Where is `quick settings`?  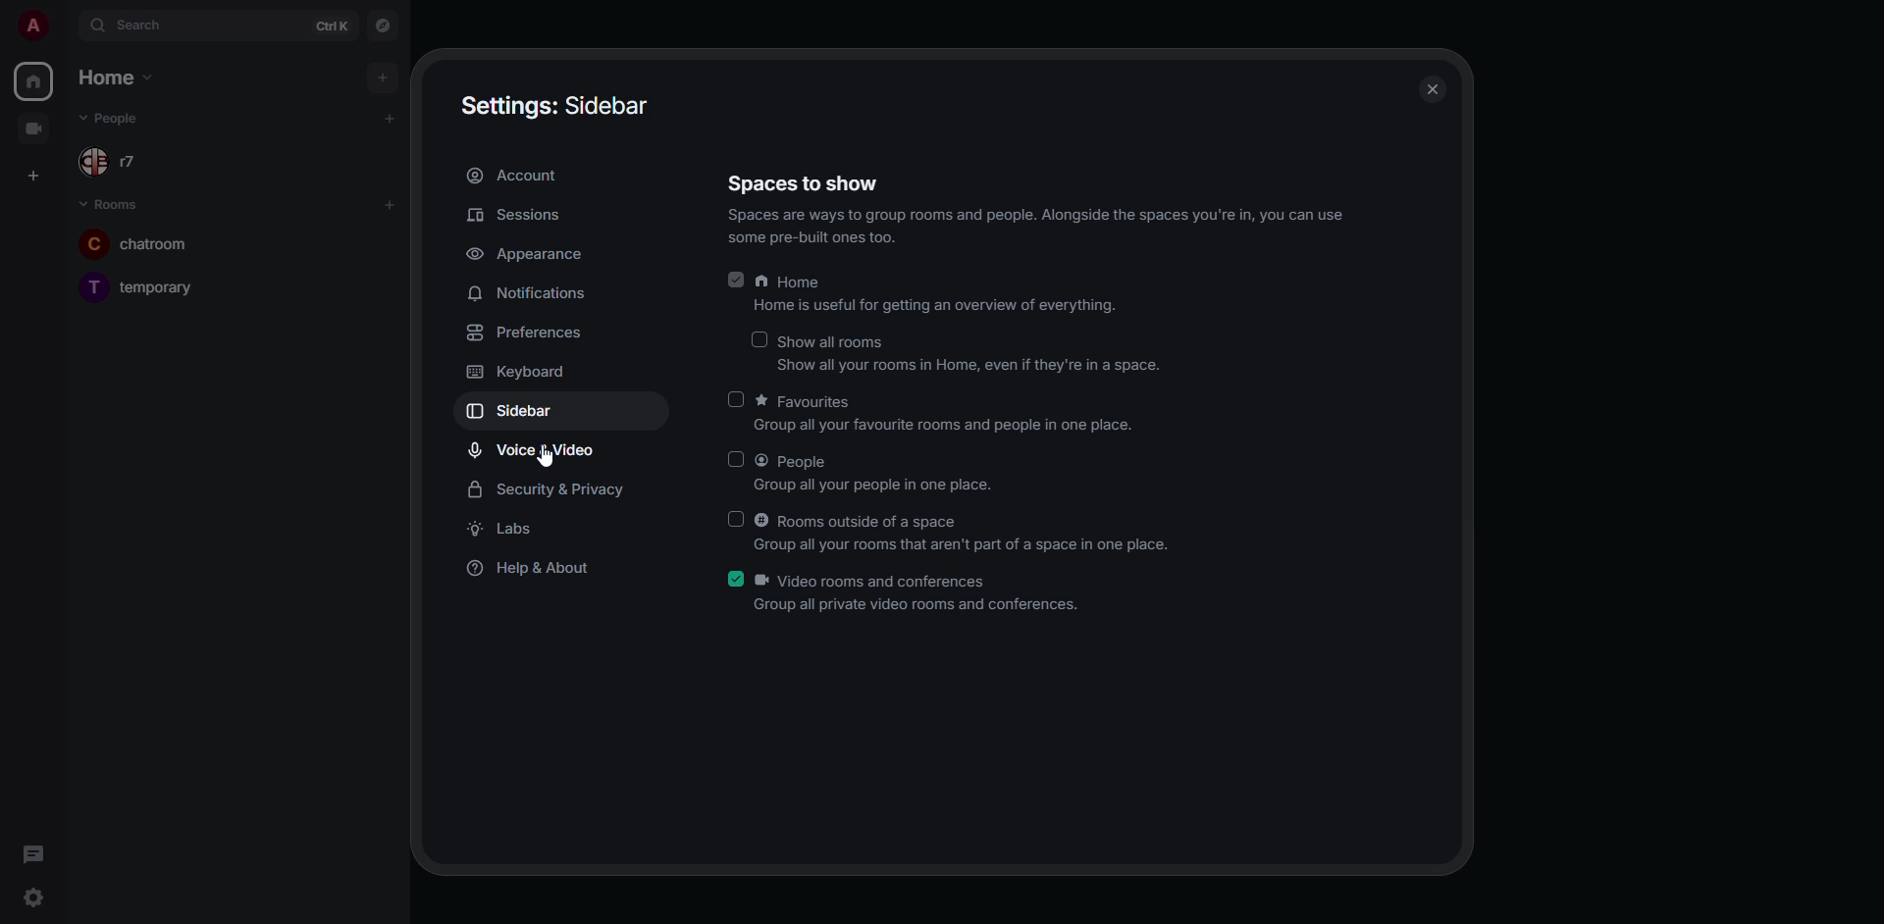 quick settings is located at coordinates (31, 895).